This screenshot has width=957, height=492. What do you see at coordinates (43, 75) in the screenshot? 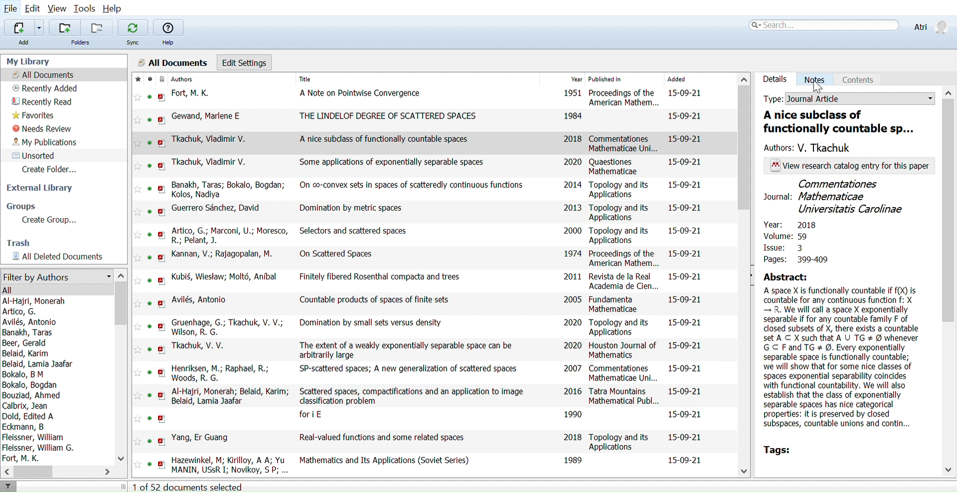
I see `All documents` at bounding box center [43, 75].